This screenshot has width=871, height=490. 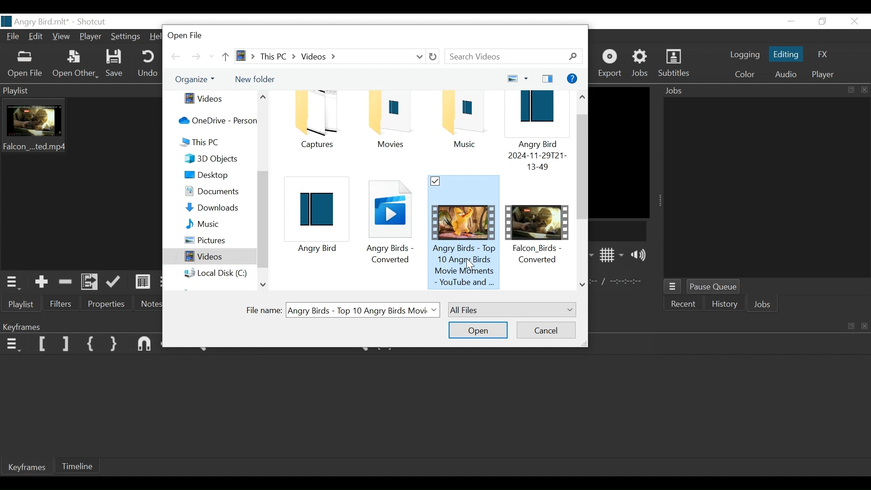 I want to click on Project Folder, so click(x=391, y=135).